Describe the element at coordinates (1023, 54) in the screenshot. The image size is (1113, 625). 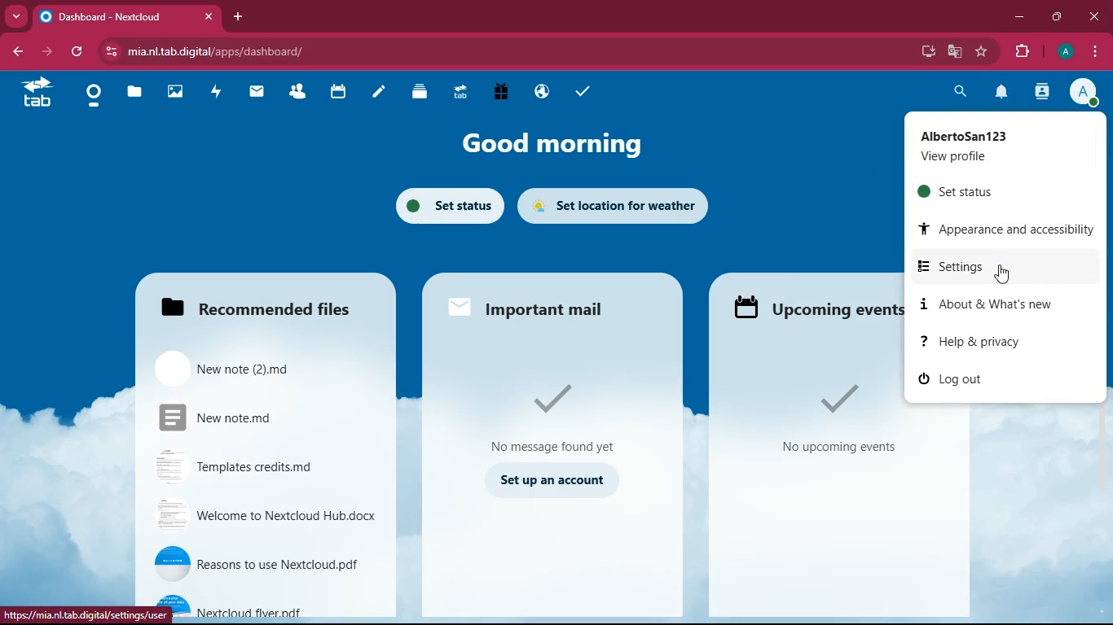
I see `extensions` at that location.